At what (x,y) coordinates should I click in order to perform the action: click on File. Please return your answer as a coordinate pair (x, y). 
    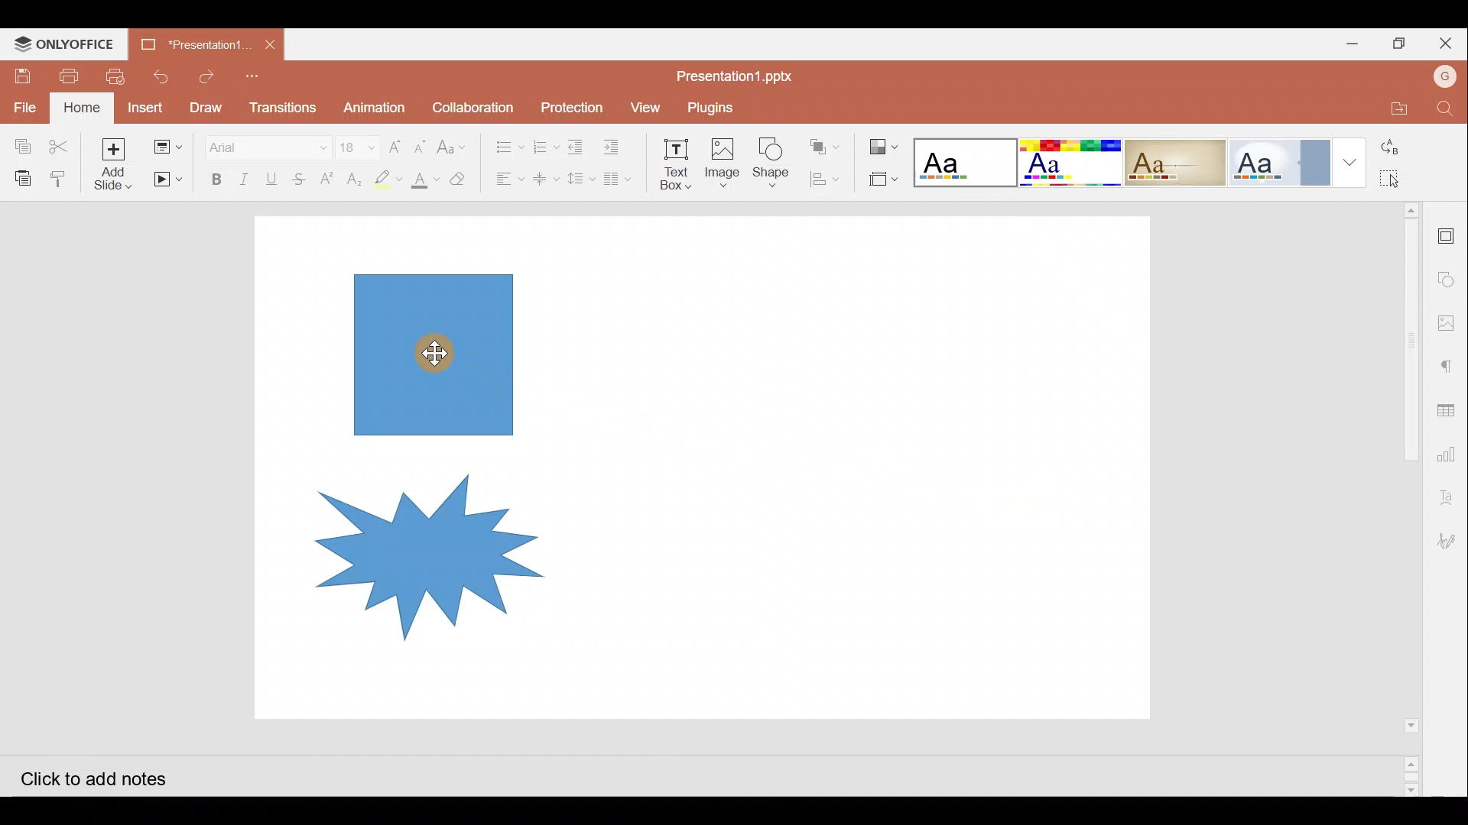
    Looking at the image, I should click on (22, 108).